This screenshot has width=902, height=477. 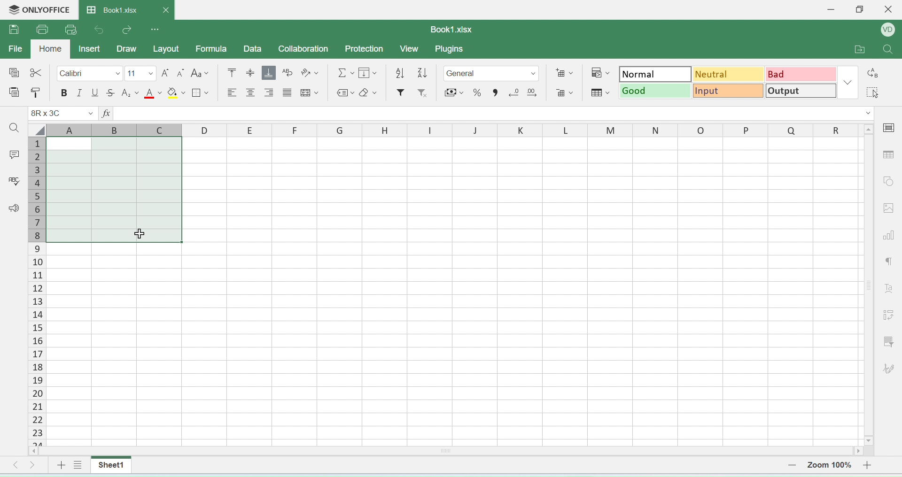 What do you see at coordinates (16, 93) in the screenshot?
I see `paste` at bounding box center [16, 93].